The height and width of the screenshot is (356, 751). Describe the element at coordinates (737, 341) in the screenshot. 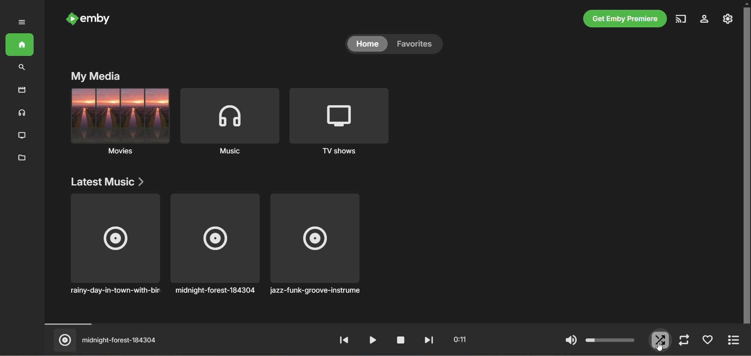

I see `options` at that location.